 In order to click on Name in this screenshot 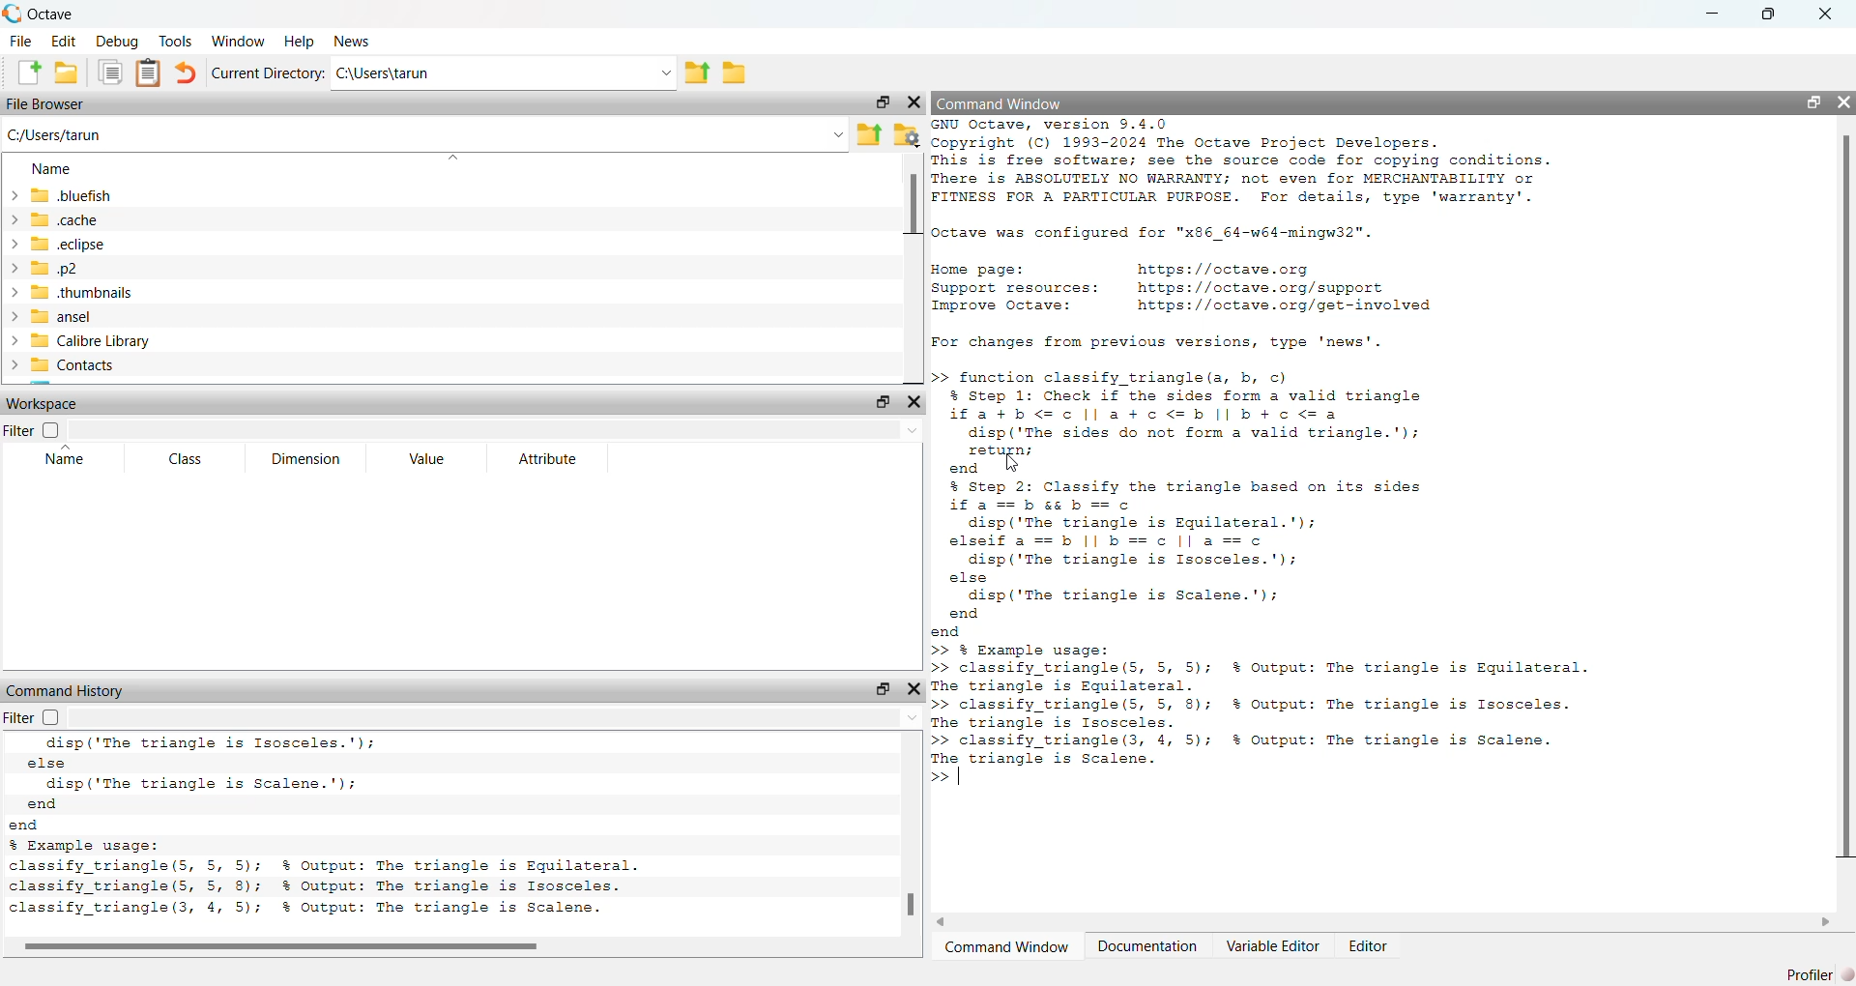, I will do `click(52, 167)`.